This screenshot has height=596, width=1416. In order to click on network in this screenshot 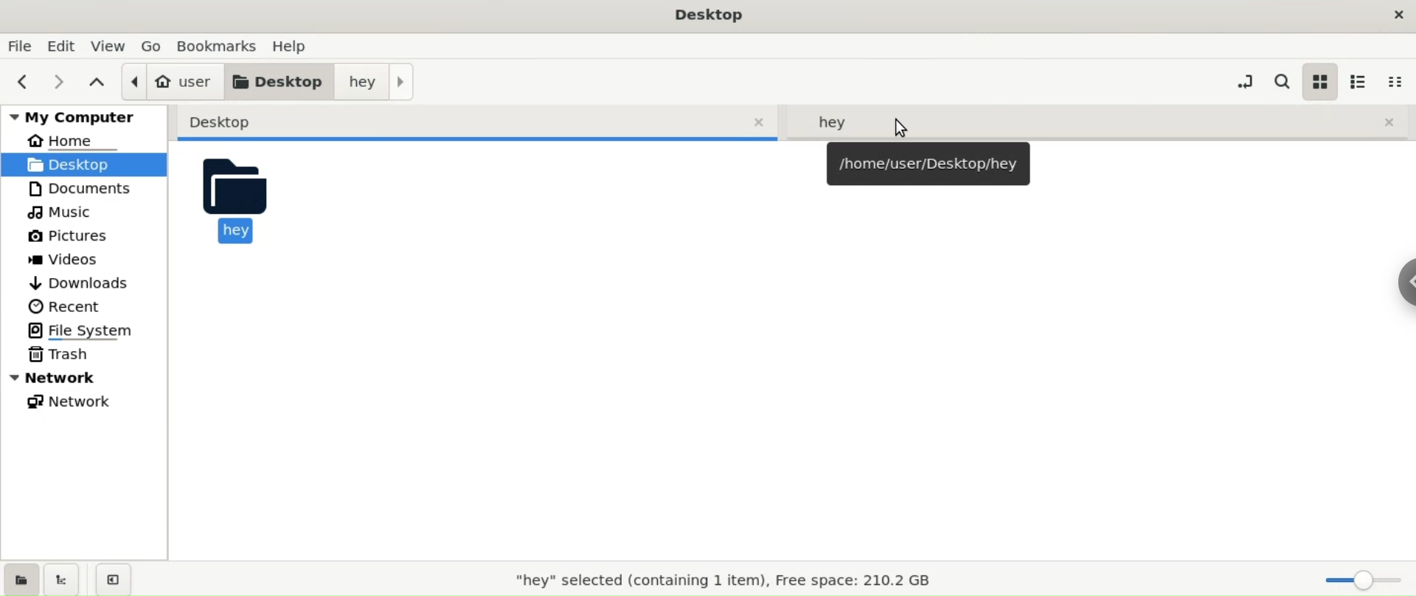, I will do `click(91, 401)`.